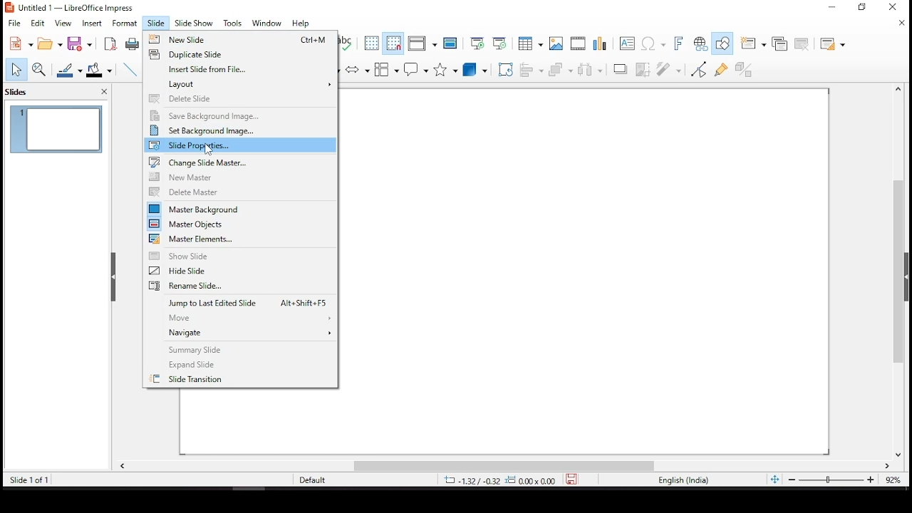 Image resolution: width=912 pixels, height=513 pixels. Describe the element at coordinates (240, 224) in the screenshot. I see `master objects` at that location.